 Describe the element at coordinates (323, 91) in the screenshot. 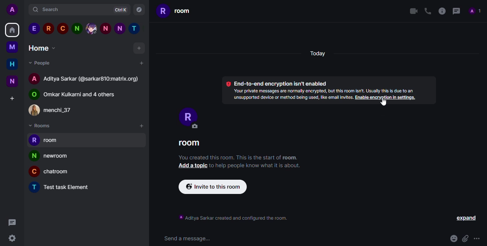

I see `info- your private message are normally encrypted.` at that location.